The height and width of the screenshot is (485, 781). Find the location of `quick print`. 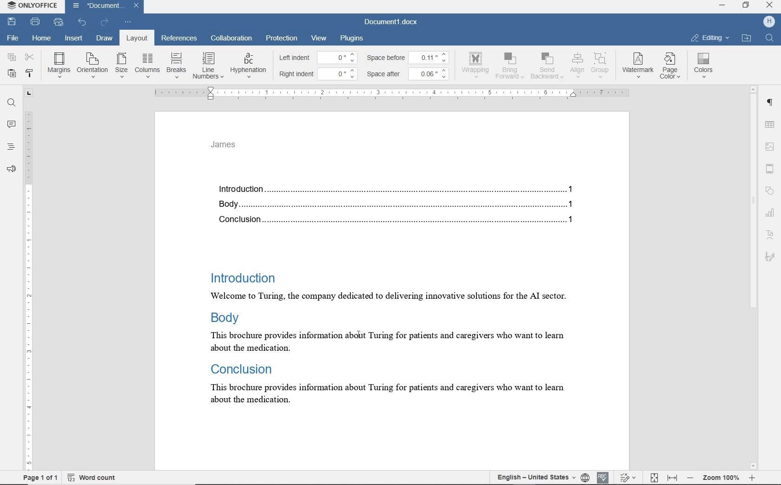

quick print is located at coordinates (59, 23).